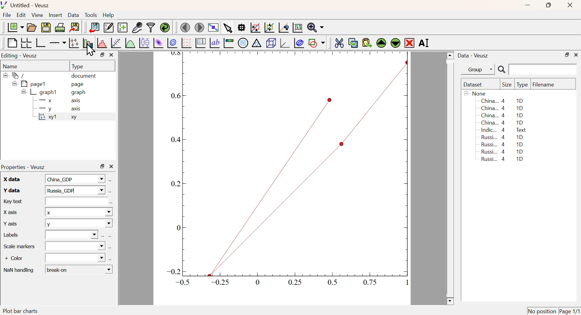  I want to click on Edit or add new data sets, so click(108, 28).